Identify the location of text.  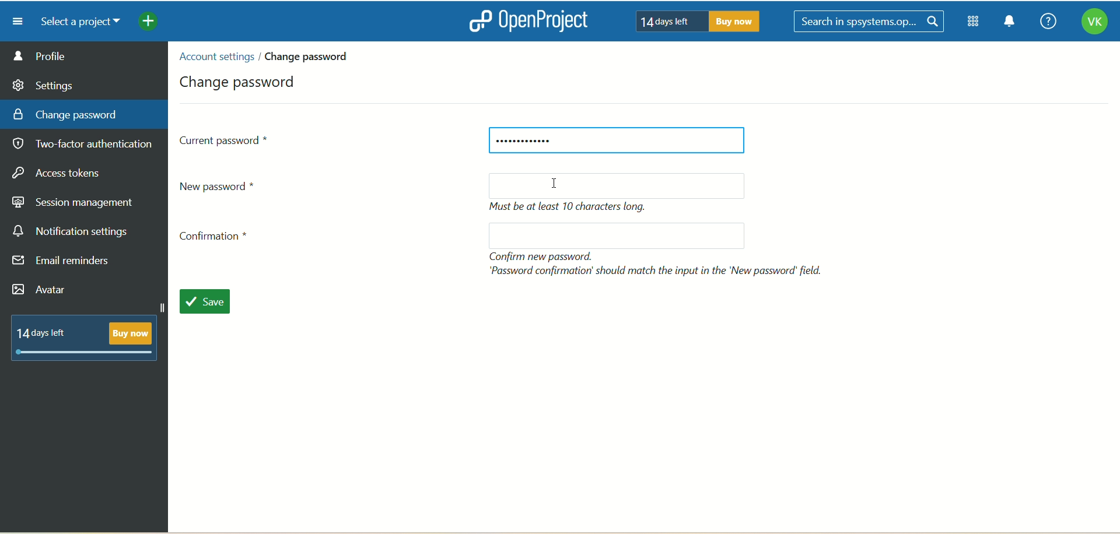
(694, 20).